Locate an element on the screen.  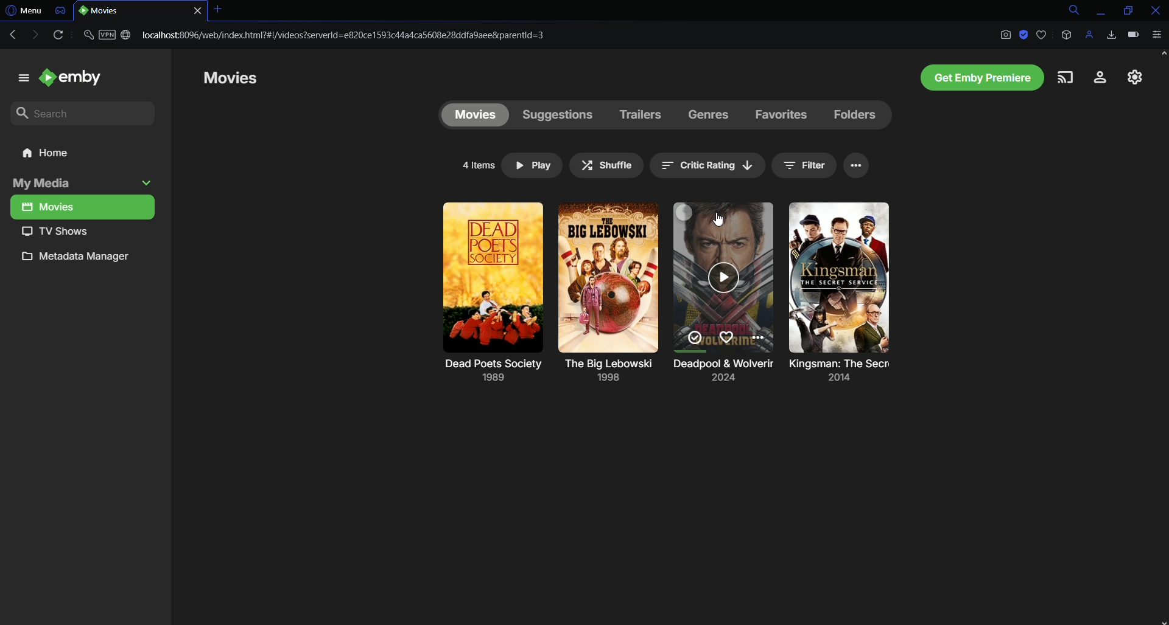
Scroll is located at coordinates (1162, 207).